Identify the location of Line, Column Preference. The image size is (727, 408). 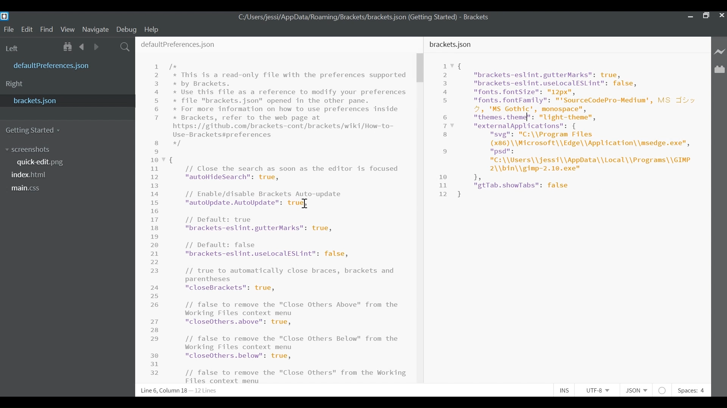
(178, 391).